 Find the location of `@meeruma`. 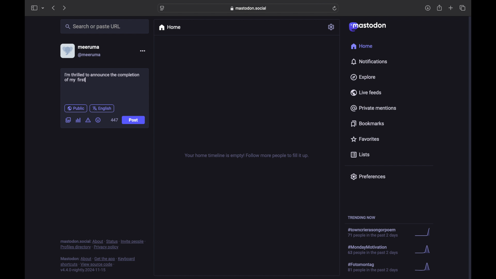

@meeruma is located at coordinates (90, 55).